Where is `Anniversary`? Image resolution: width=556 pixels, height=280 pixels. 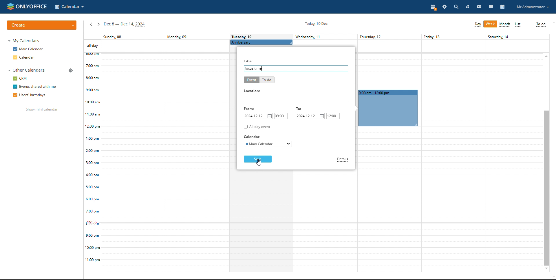 Anniversary is located at coordinates (248, 42).